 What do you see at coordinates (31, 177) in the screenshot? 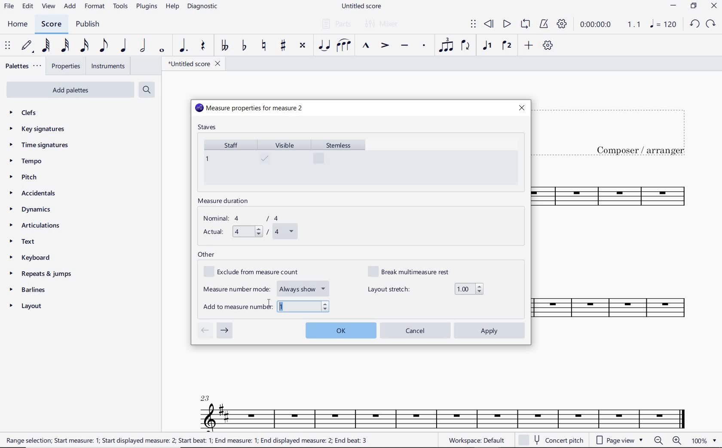
I see `PITCH` at bounding box center [31, 177].